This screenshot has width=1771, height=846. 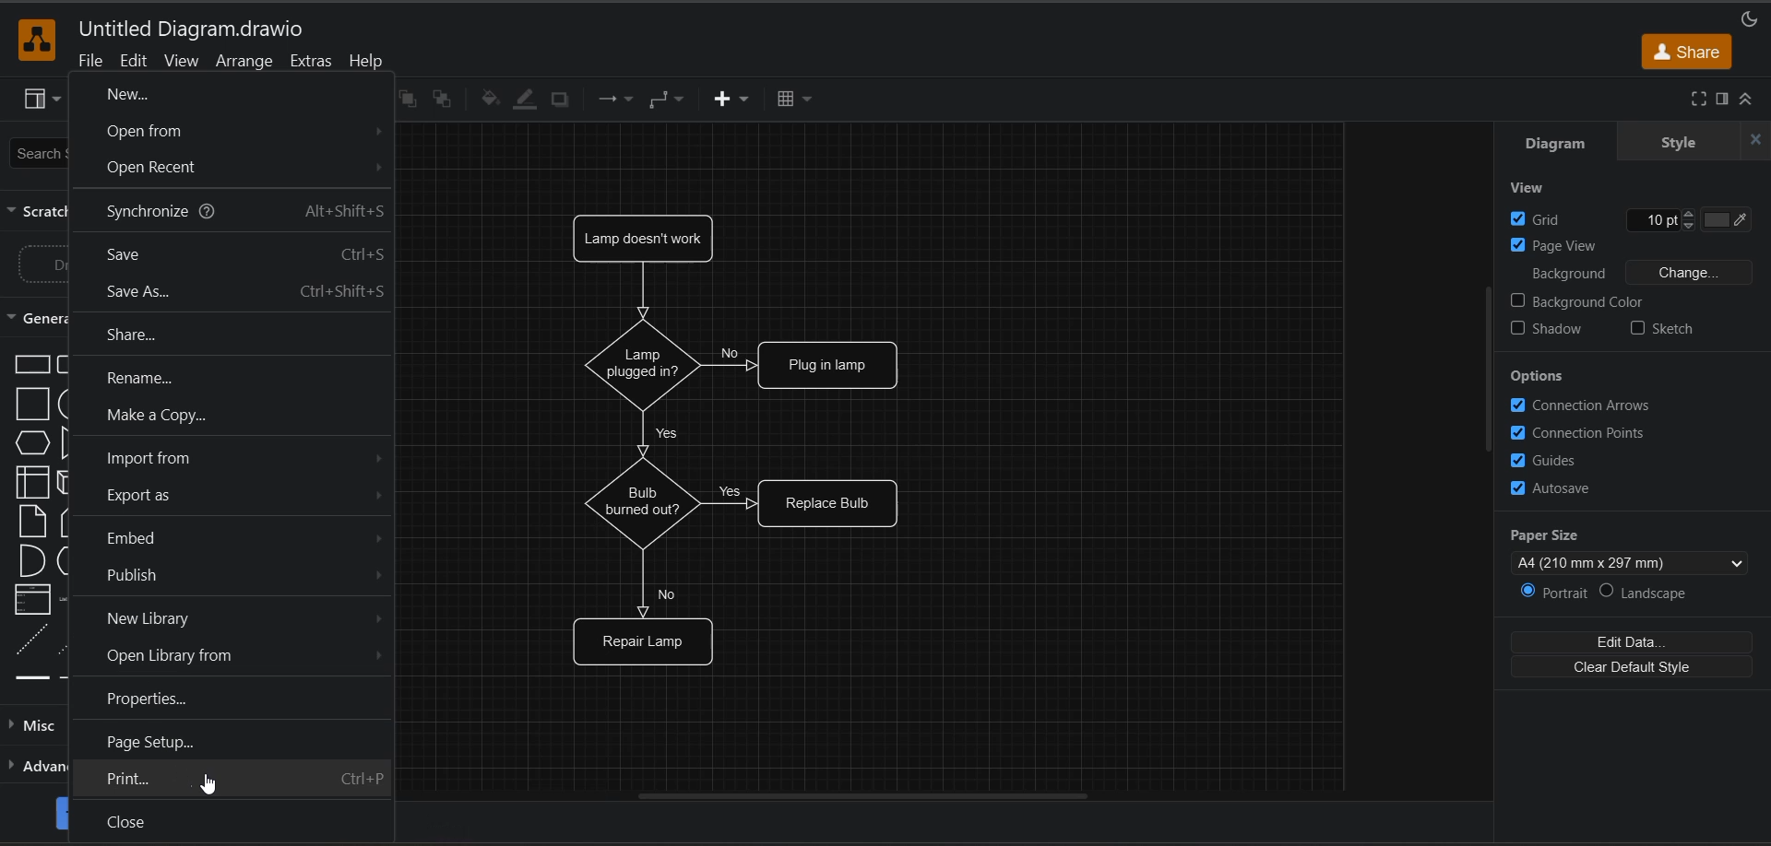 I want to click on diagram, so click(x=734, y=449).